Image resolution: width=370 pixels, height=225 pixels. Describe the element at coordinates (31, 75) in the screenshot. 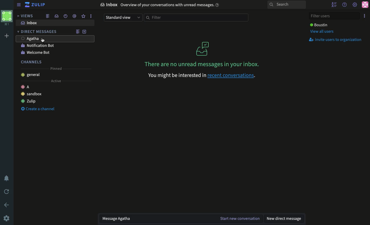

I see `General` at that location.